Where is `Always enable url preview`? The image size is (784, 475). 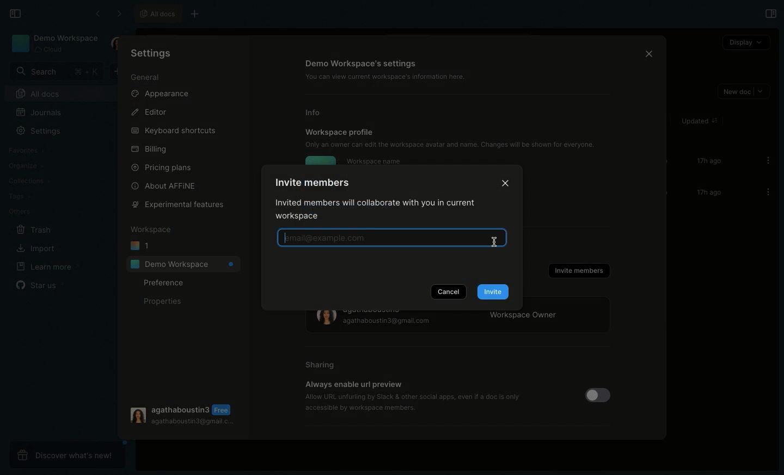
Always enable url preview is located at coordinates (353, 384).